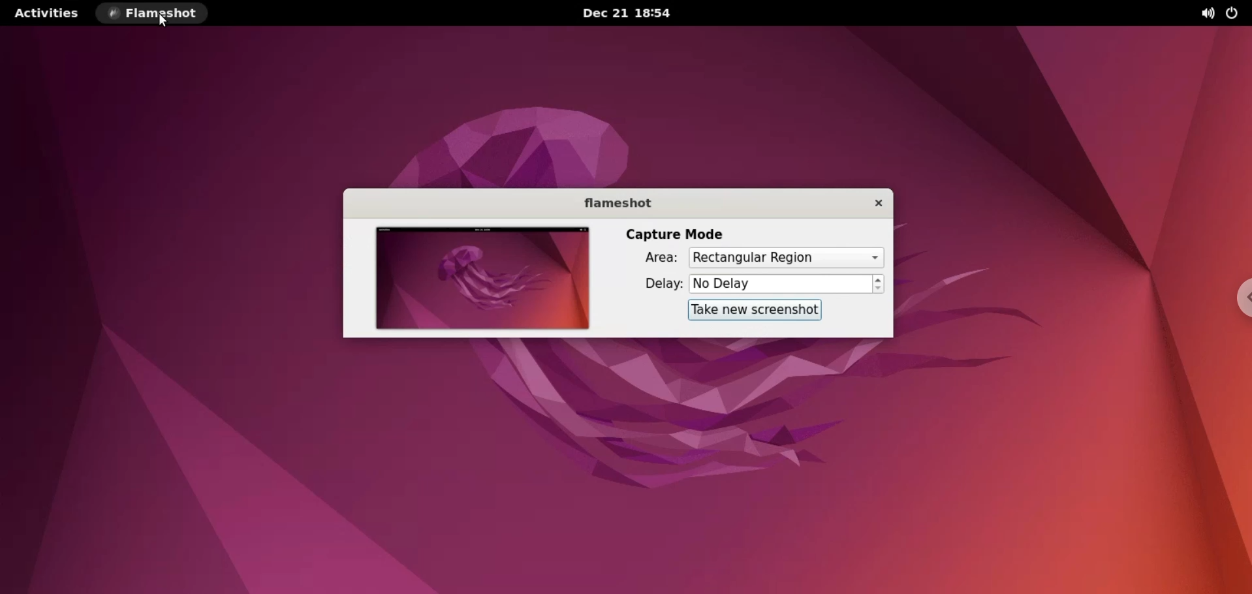 The width and height of the screenshot is (1252, 594). What do you see at coordinates (45, 13) in the screenshot?
I see `activities ` at bounding box center [45, 13].